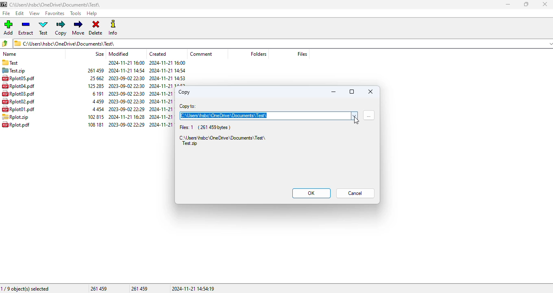  I want to click on cursor, so click(356, 121).